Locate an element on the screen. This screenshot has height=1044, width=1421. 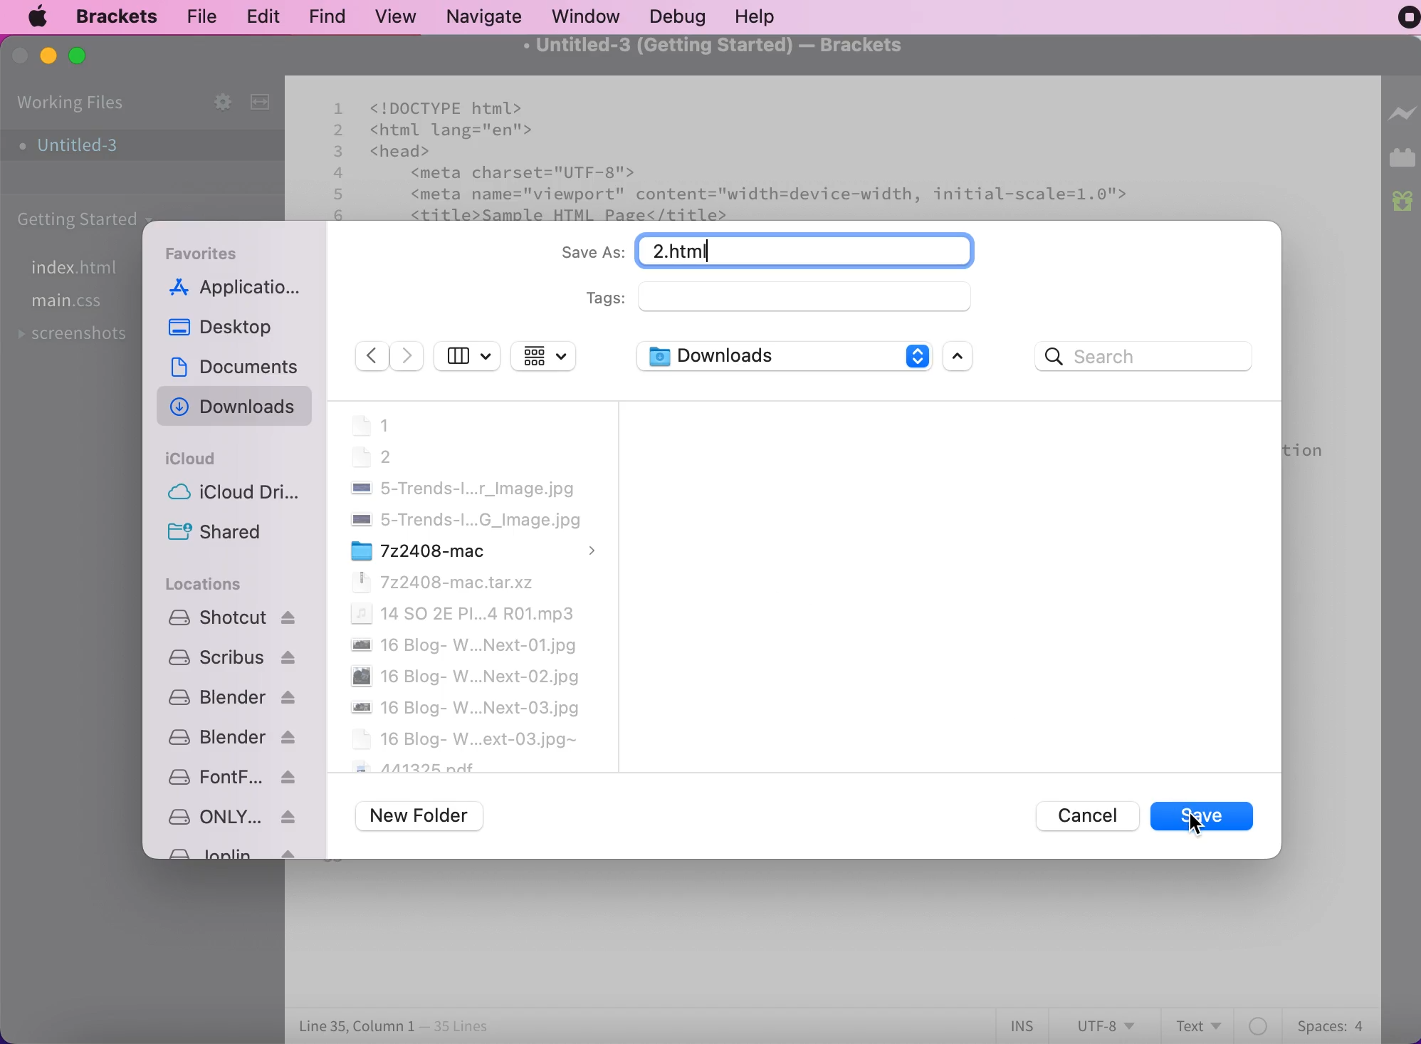
extension manager is located at coordinates (1402, 157).